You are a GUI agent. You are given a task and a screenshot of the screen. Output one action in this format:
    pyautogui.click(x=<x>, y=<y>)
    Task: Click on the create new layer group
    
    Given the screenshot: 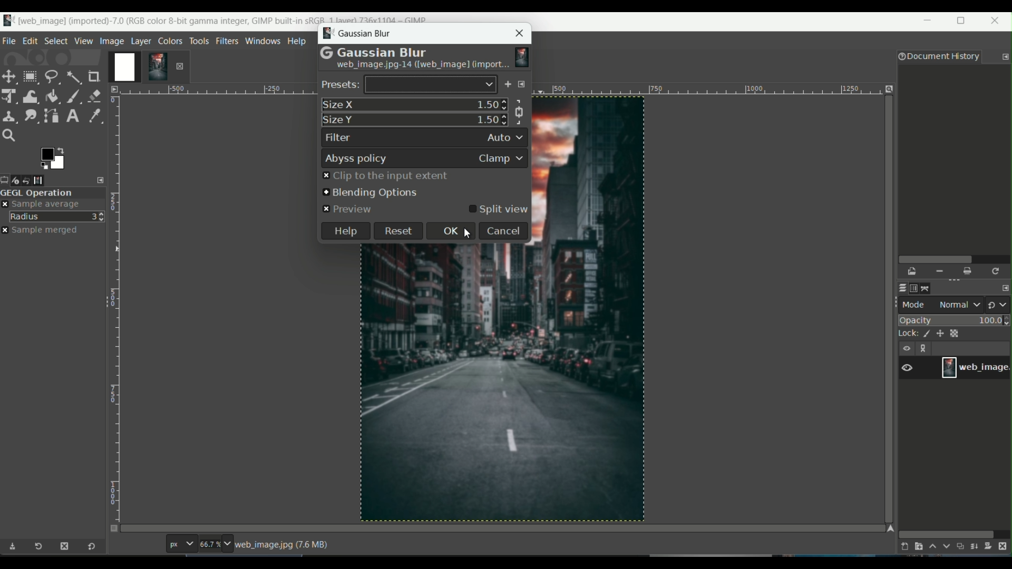 What is the action you would take?
    pyautogui.click(x=918, y=546)
    